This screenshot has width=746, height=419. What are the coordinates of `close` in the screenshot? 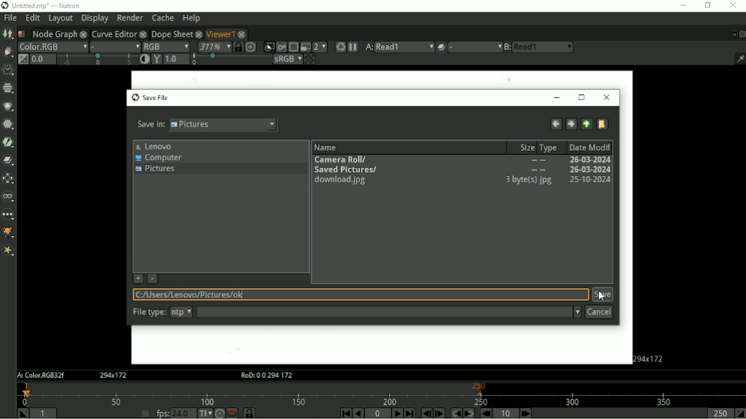 It's located at (199, 34).